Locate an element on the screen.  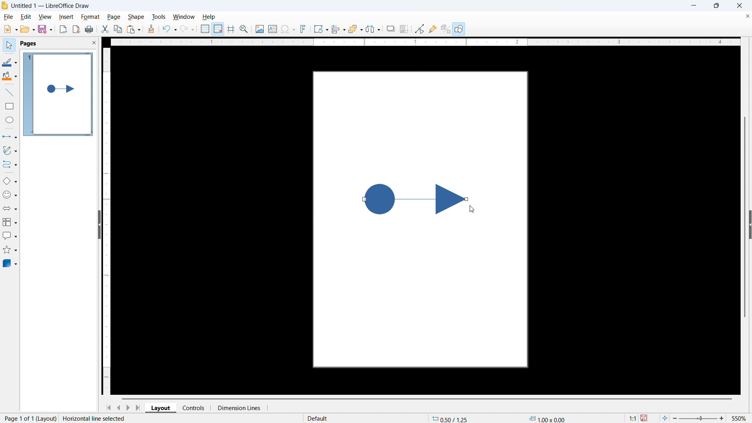
Page display  is located at coordinates (59, 94).